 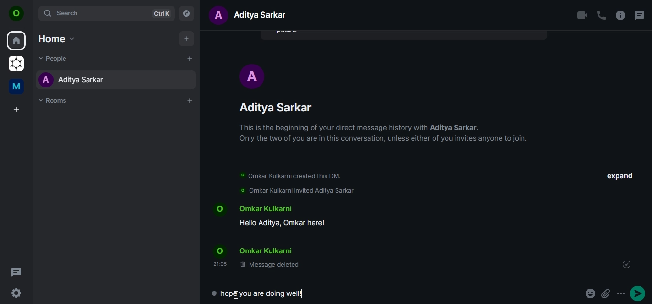 What do you see at coordinates (187, 14) in the screenshot?
I see `explore rooms` at bounding box center [187, 14].